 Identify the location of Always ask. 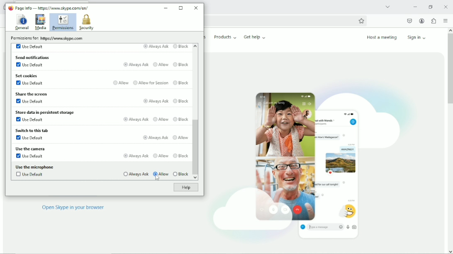
(134, 156).